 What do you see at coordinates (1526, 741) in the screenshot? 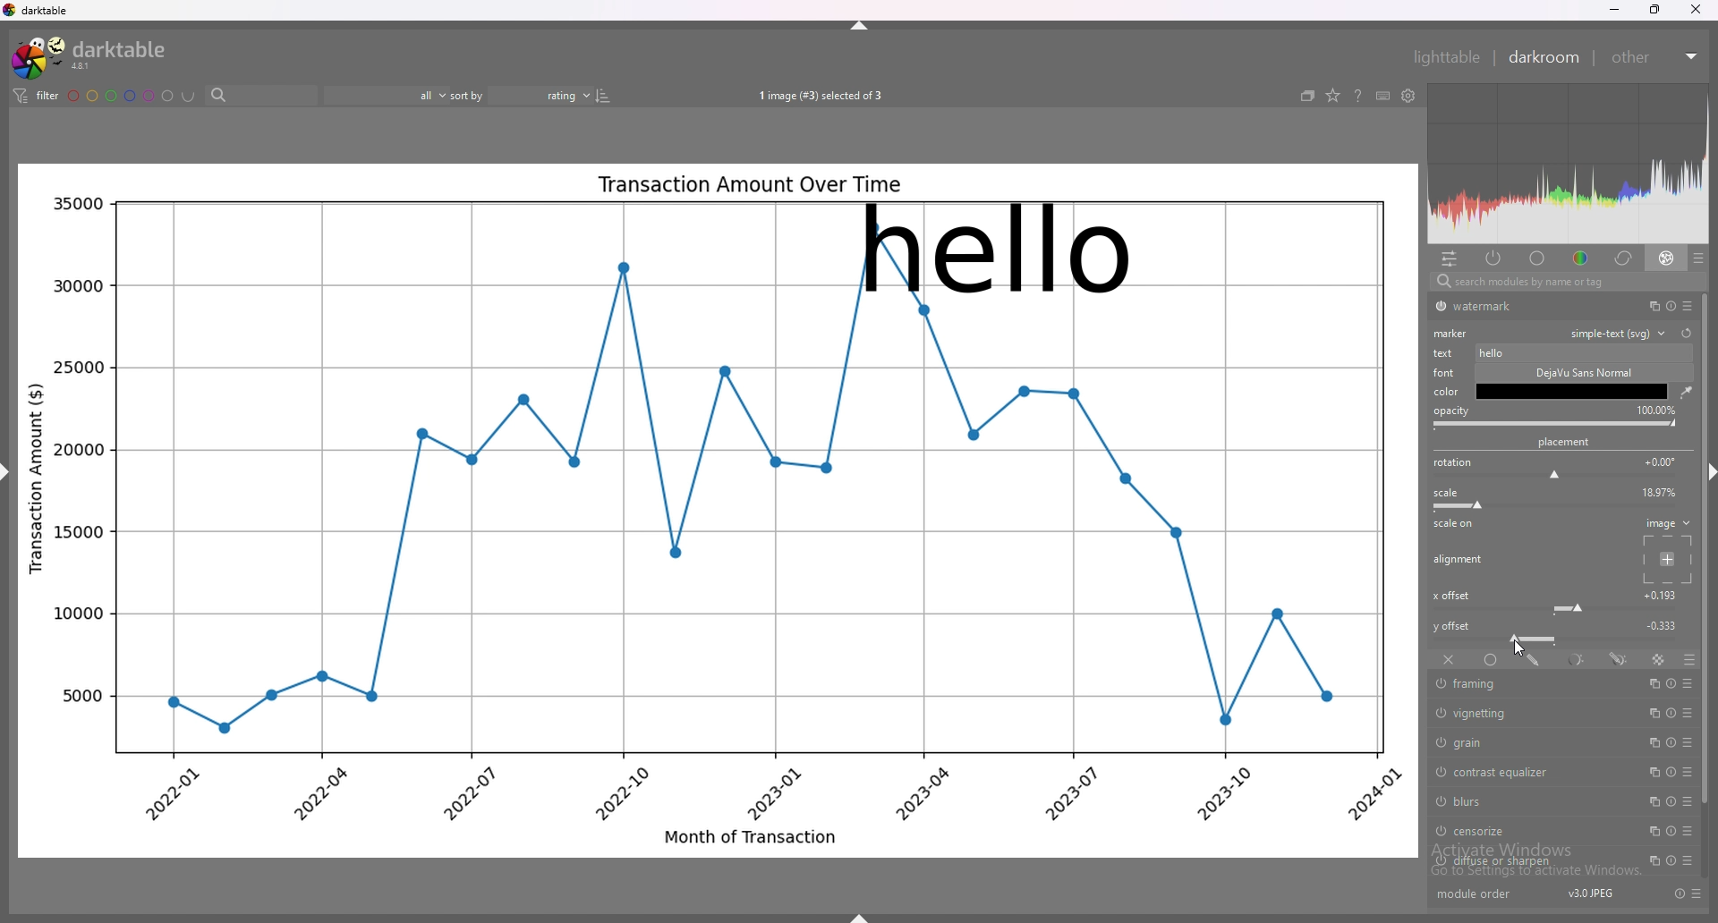
I see `grain` at bounding box center [1526, 741].